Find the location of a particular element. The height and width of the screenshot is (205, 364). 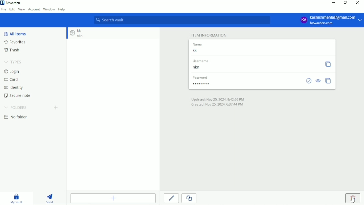

Window is located at coordinates (49, 9).